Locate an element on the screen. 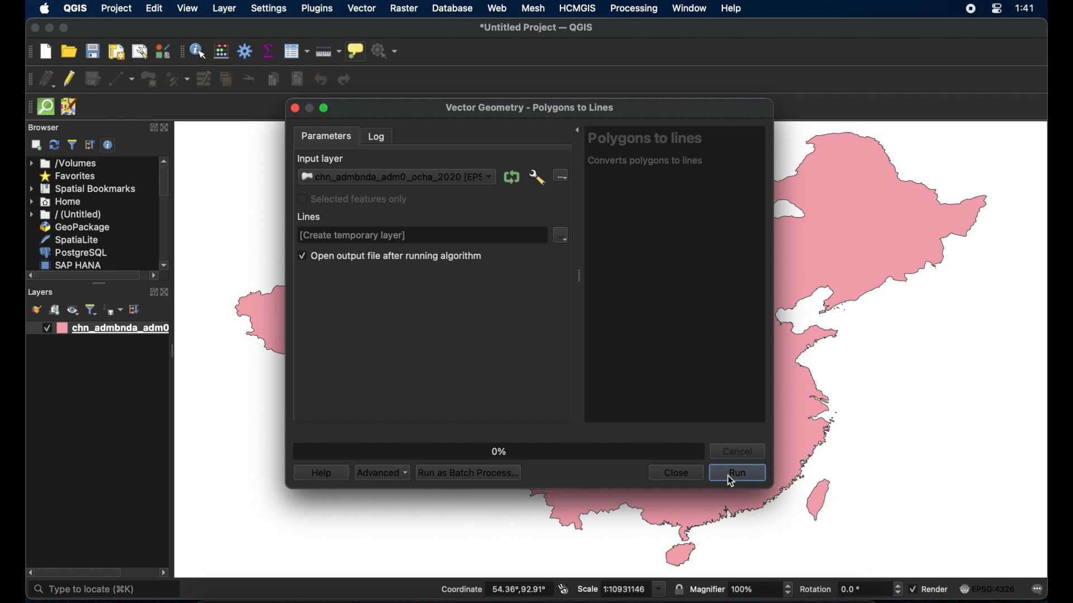  drag handle is located at coordinates (27, 106).